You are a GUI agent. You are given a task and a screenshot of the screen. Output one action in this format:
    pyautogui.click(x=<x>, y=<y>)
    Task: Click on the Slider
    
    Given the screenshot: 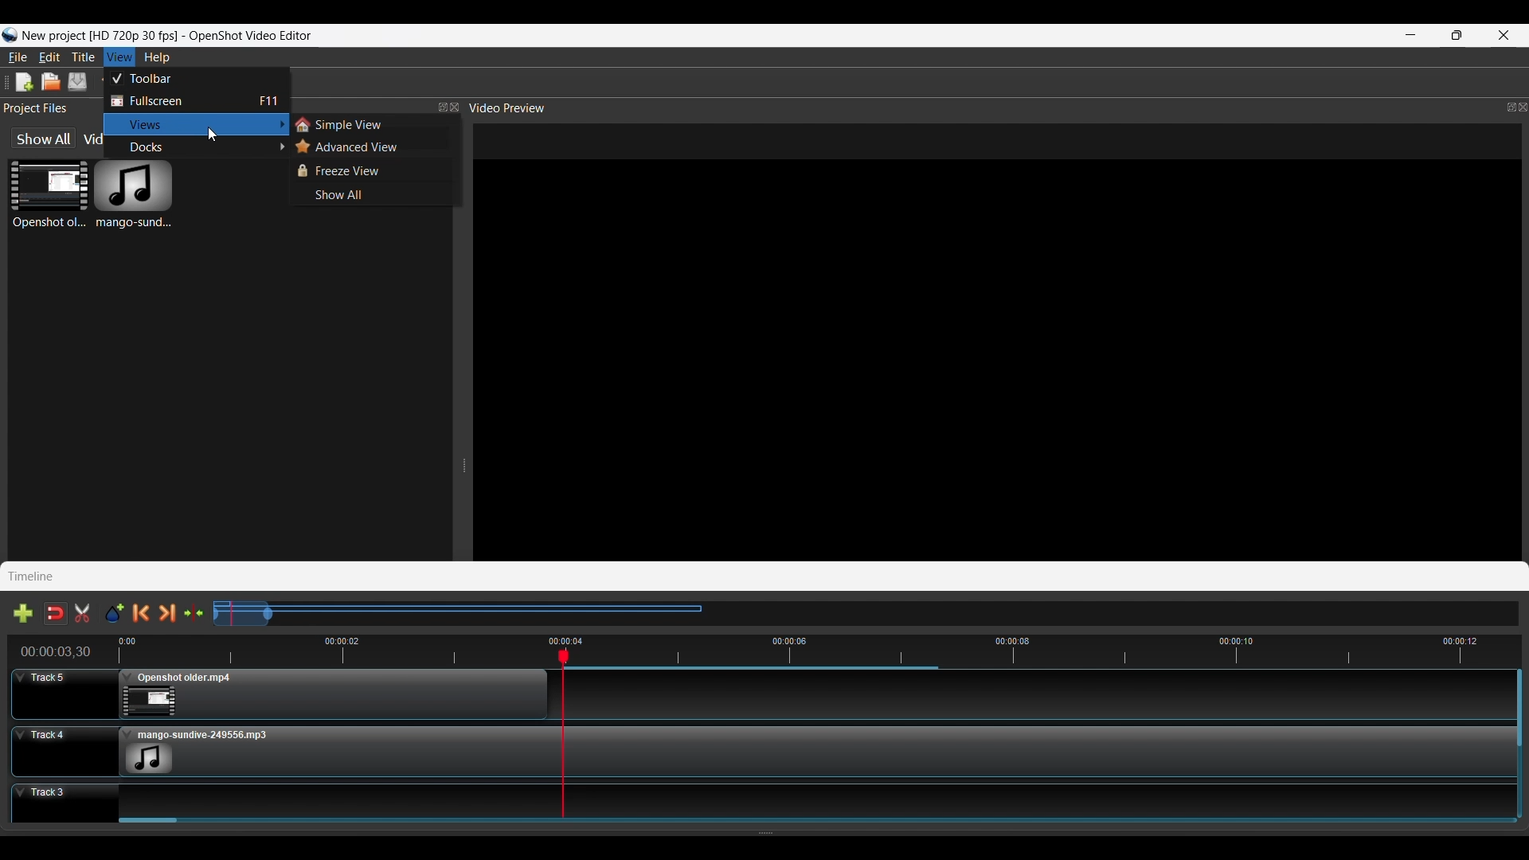 What is the action you would take?
    pyautogui.click(x=865, y=614)
    